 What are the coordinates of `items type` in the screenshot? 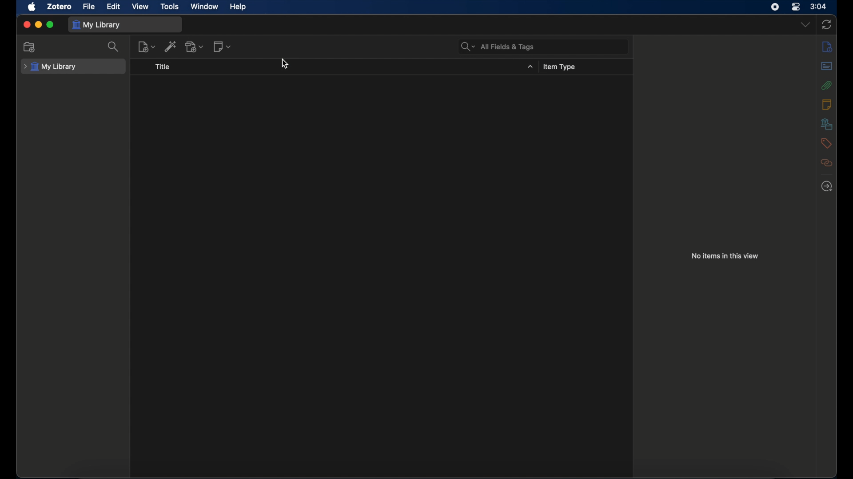 It's located at (561, 67).